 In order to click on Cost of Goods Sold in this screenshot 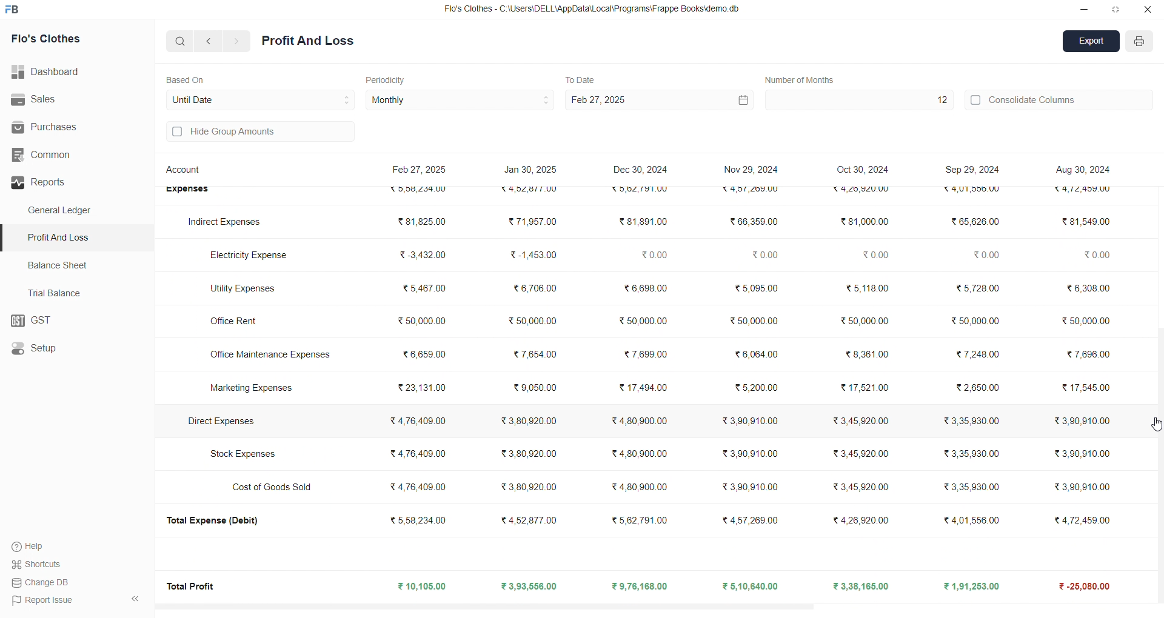, I will do `click(276, 487)`.